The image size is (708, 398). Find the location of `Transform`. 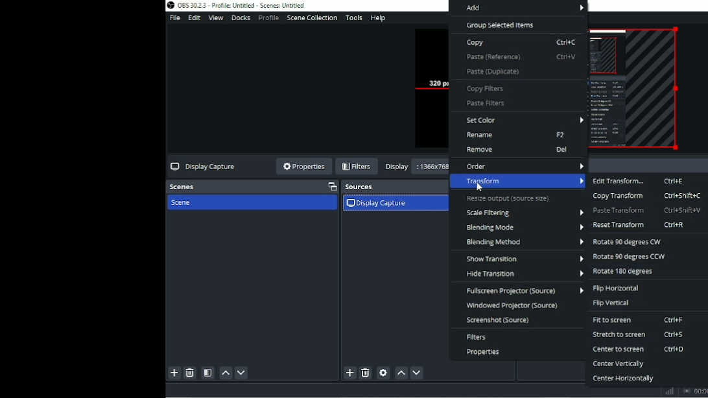

Transform is located at coordinates (518, 181).